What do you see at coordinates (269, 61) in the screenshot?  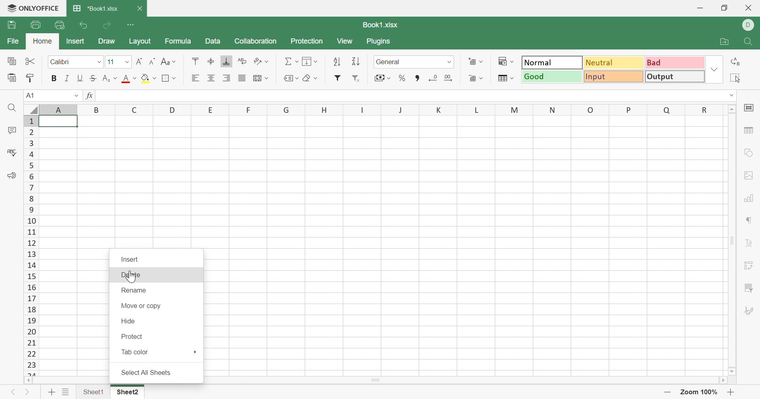 I see `Drop Down` at bounding box center [269, 61].